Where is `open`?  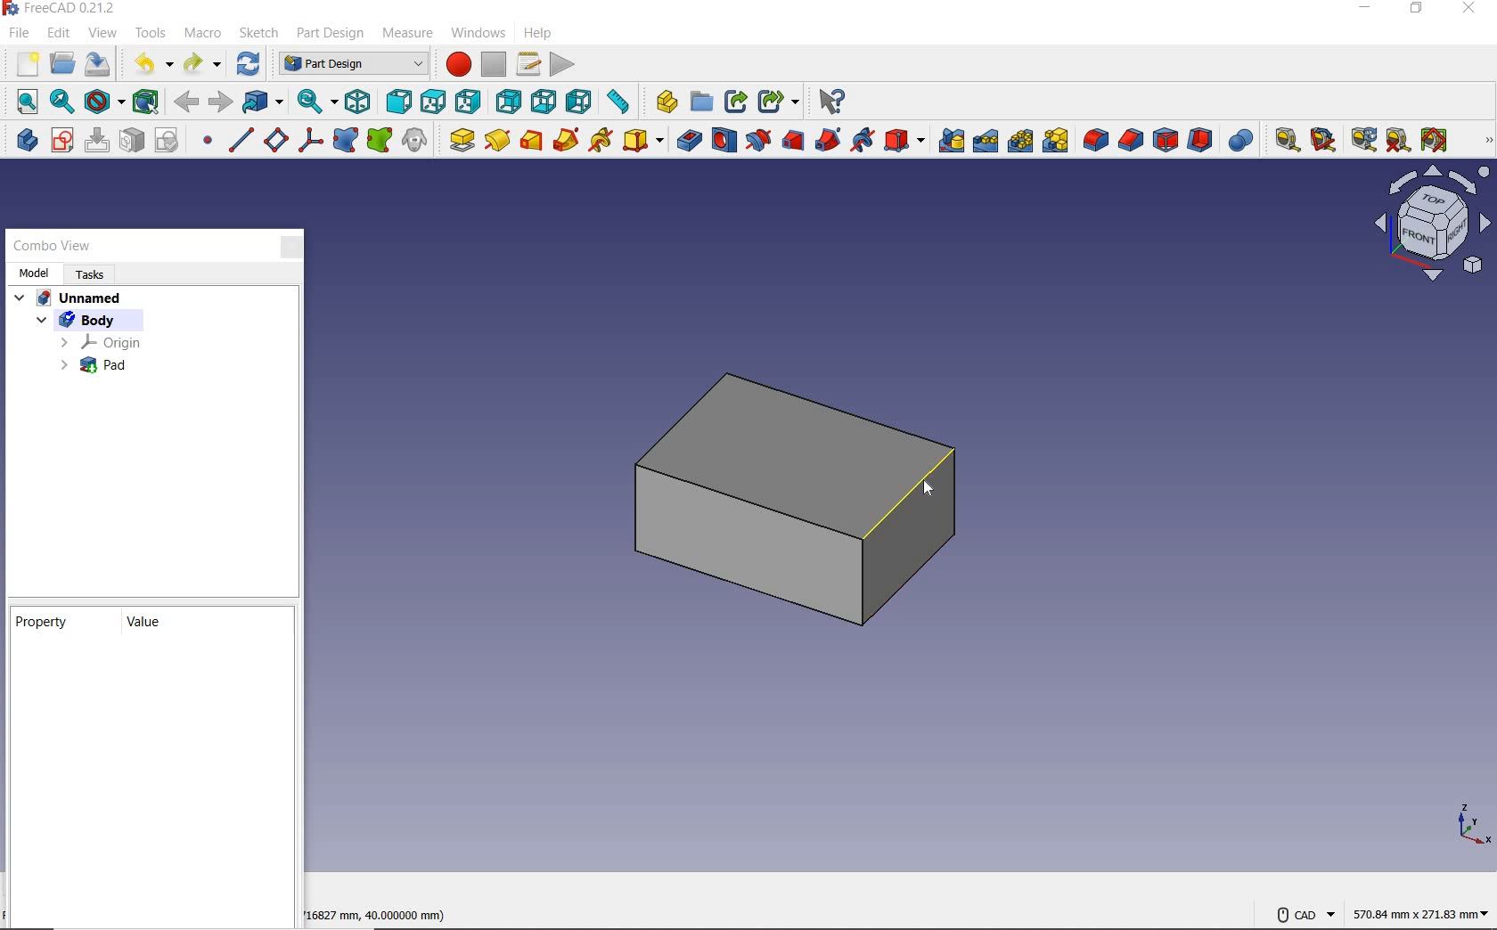
open is located at coordinates (62, 63).